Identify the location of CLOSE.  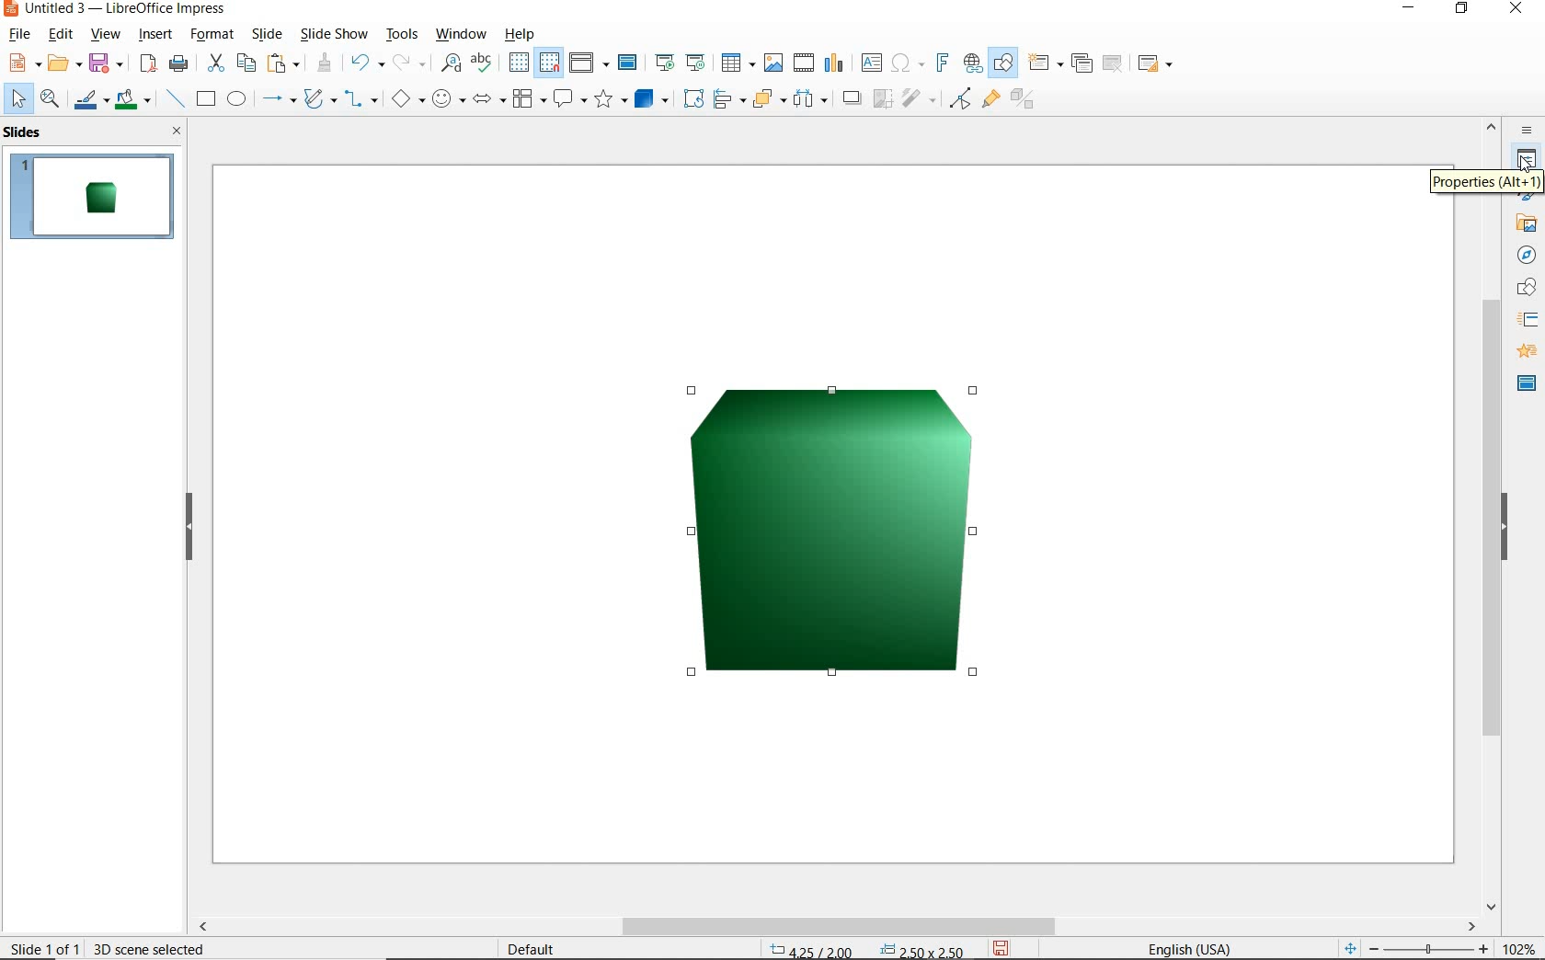
(178, 132).